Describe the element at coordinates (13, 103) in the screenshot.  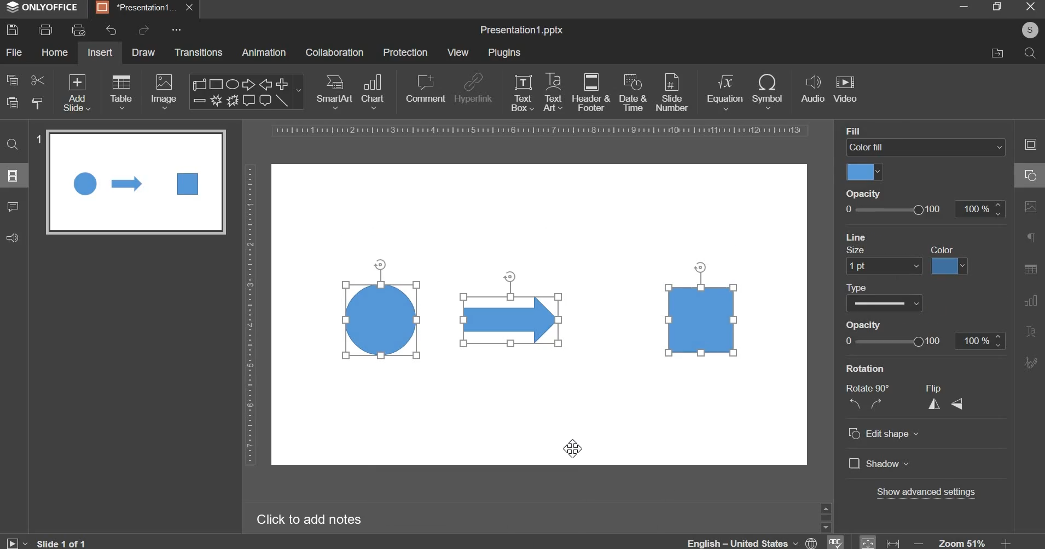
I see `paste` at that location.